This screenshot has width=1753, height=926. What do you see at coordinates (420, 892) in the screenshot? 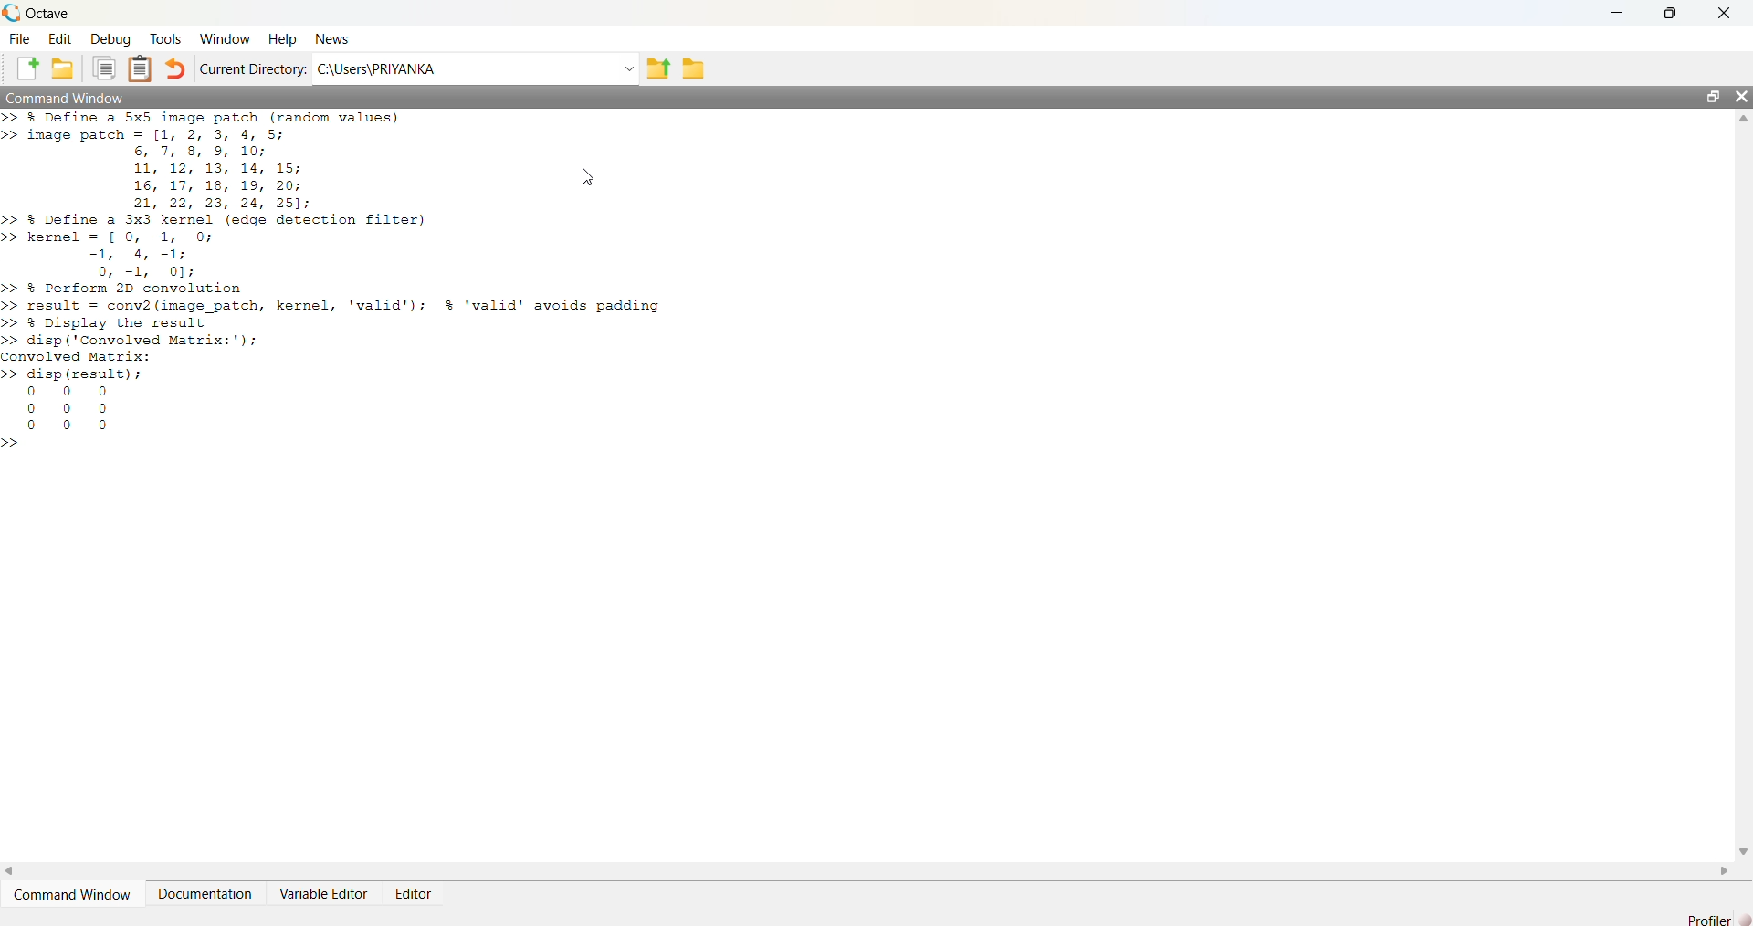
I see `Editor` at bounding box center [420, 892].